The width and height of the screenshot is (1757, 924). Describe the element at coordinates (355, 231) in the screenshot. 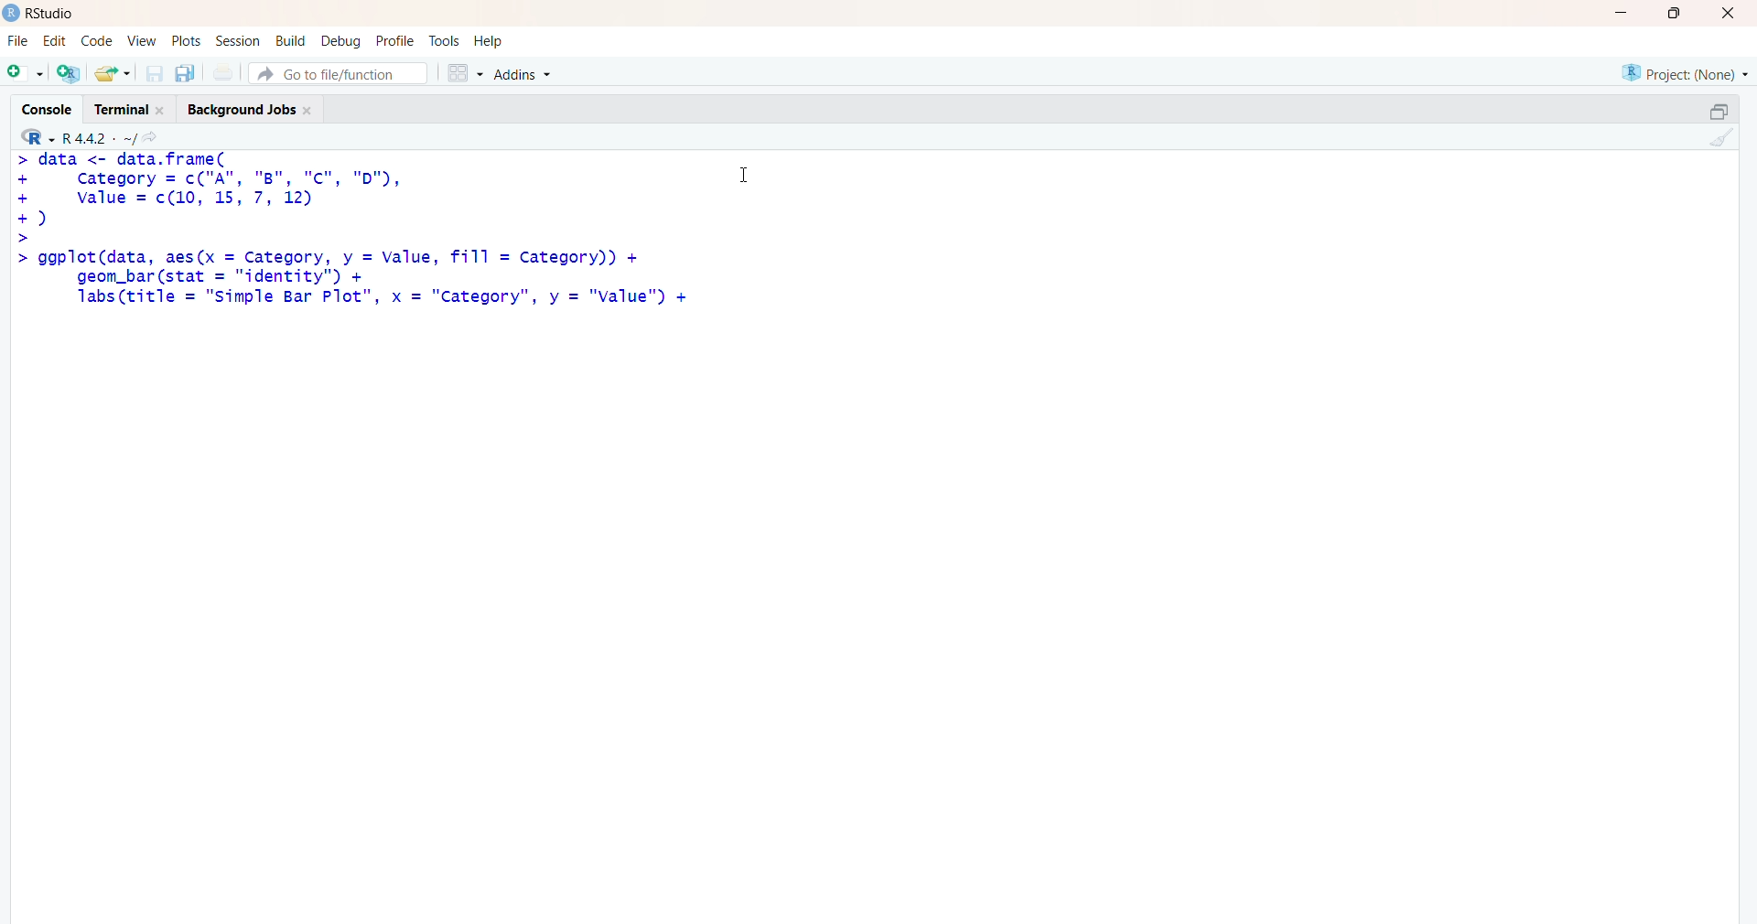

I see `code - > data <- data.frame(+ category = c("A", "B", "Cc", "D"),+ value = c(10 12)© asic>> ggplot(data, aes(x = Category, y = Value, fill = category))` at that location.